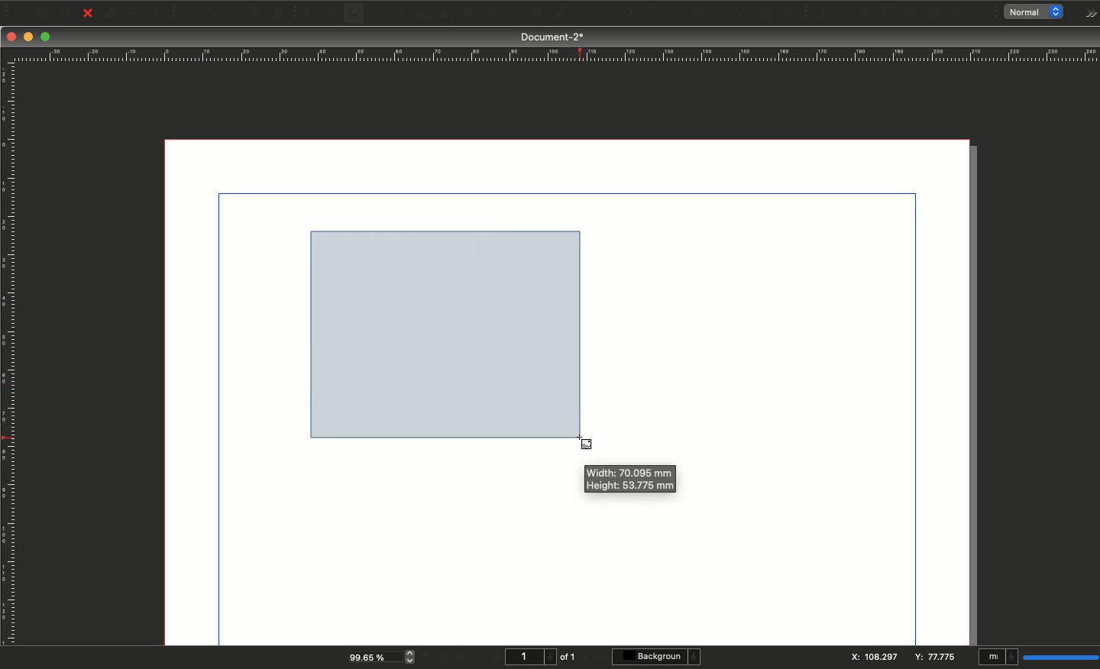  Describe the element at coordinates (439, 328) in the screenshot. I see `Moving up` at that location.